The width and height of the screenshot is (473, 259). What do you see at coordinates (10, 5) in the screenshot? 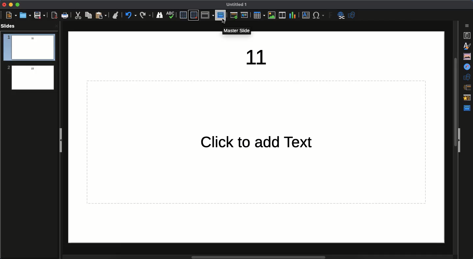
I see `Minimize` at bounding box center [10, 5].